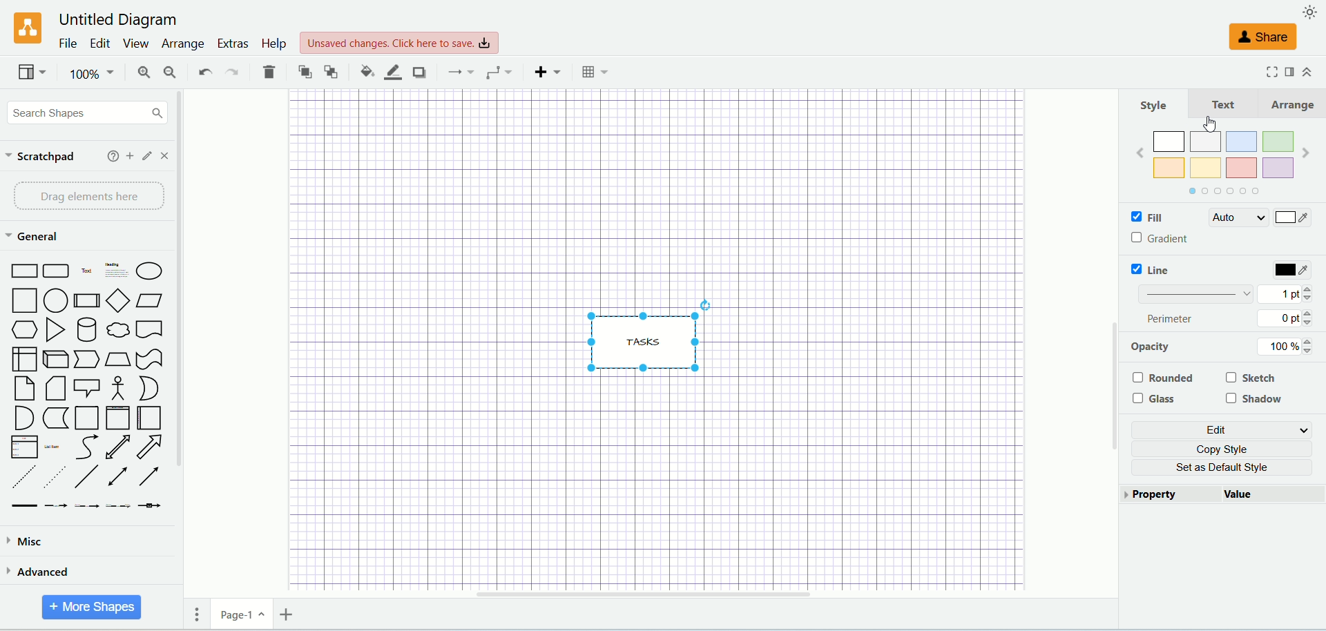 The height and width of the screenshot is (631, 1326). What do you see at coordinates (51, 445) in the screenshot?
I see `List Item` at bounding box center [51, 445].